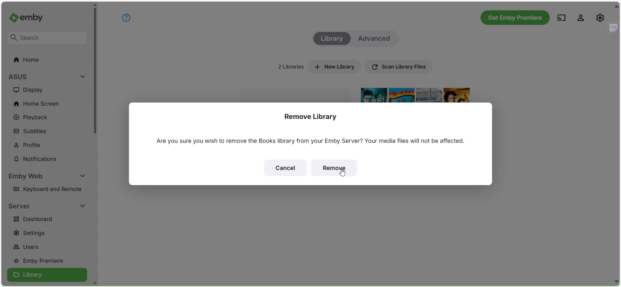 This screenshot has height=287, width=621. I want to click on Display, so click(33, 90).